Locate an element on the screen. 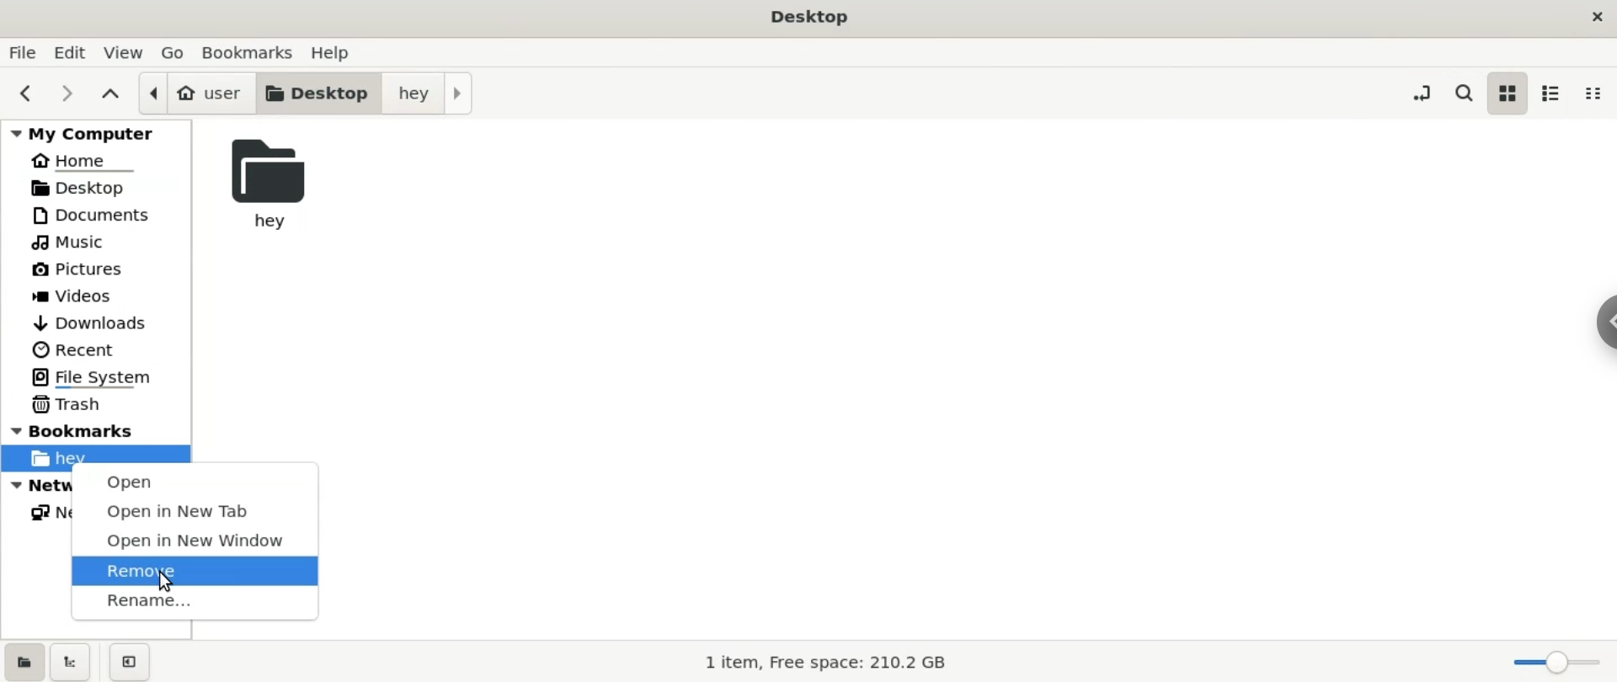 This screenshot has width=1617, height=682. trash is located at coordinates (71, 405).